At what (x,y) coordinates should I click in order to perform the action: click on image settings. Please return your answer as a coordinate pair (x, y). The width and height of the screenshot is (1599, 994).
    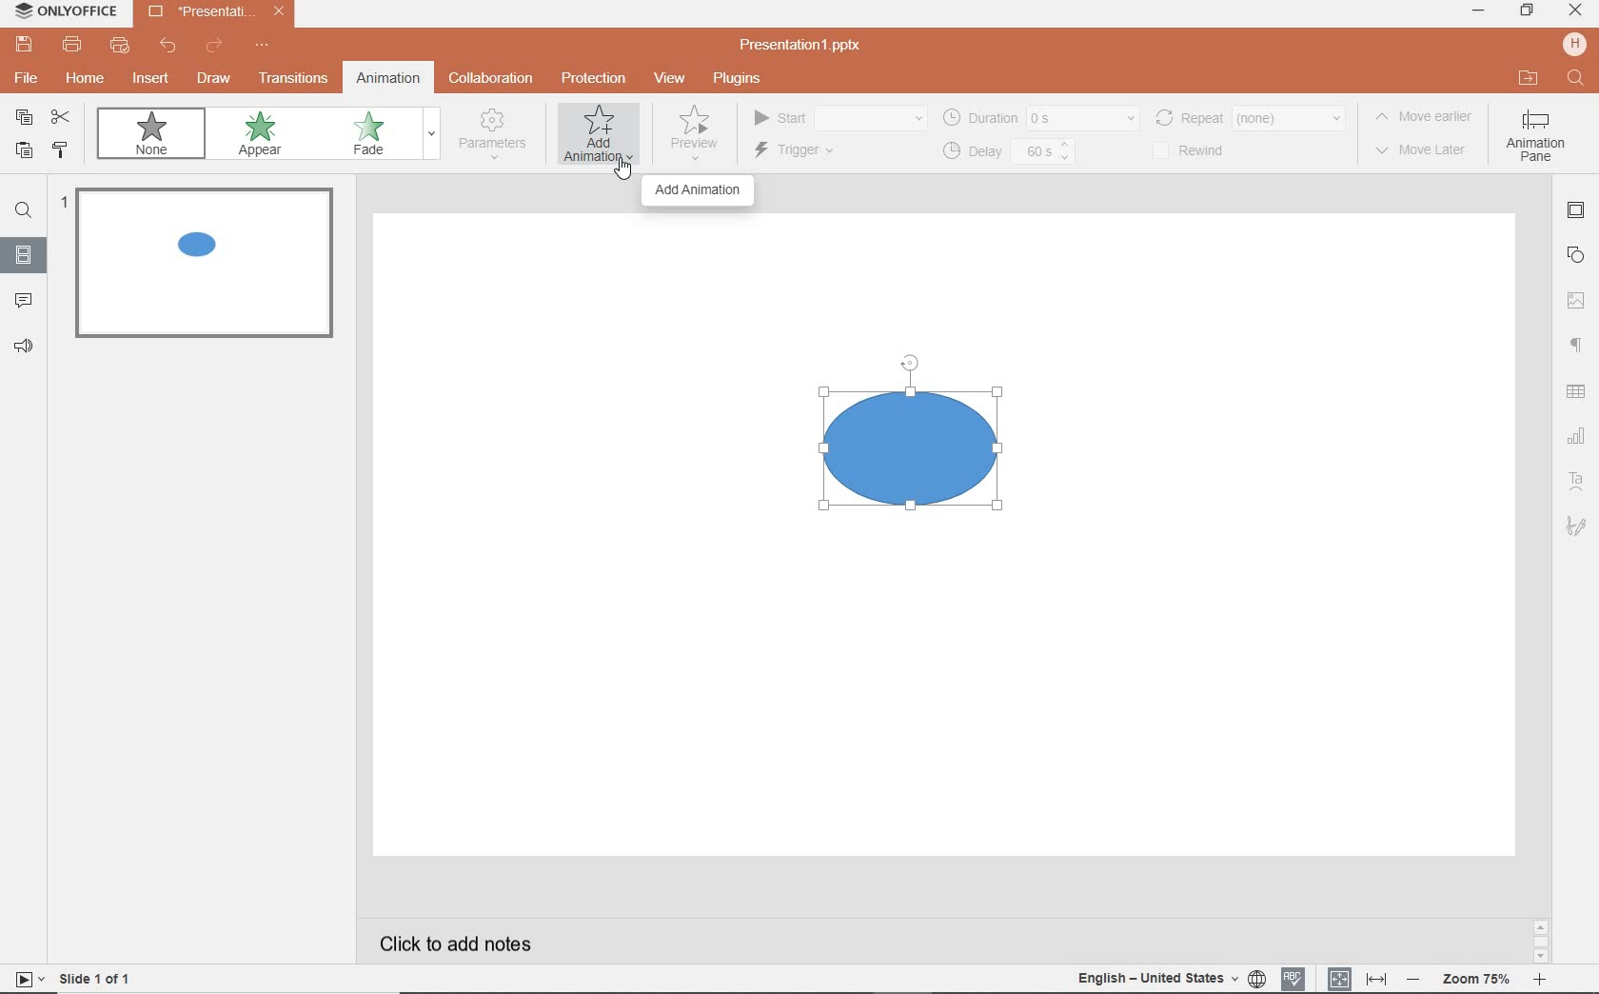
    Looking at the image, I should click on (1580, 297).